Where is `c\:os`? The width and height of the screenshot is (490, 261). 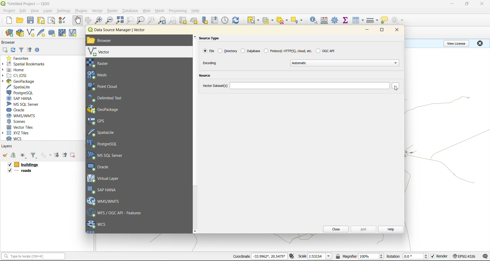 c\:os is located at coordinates (17, 76).